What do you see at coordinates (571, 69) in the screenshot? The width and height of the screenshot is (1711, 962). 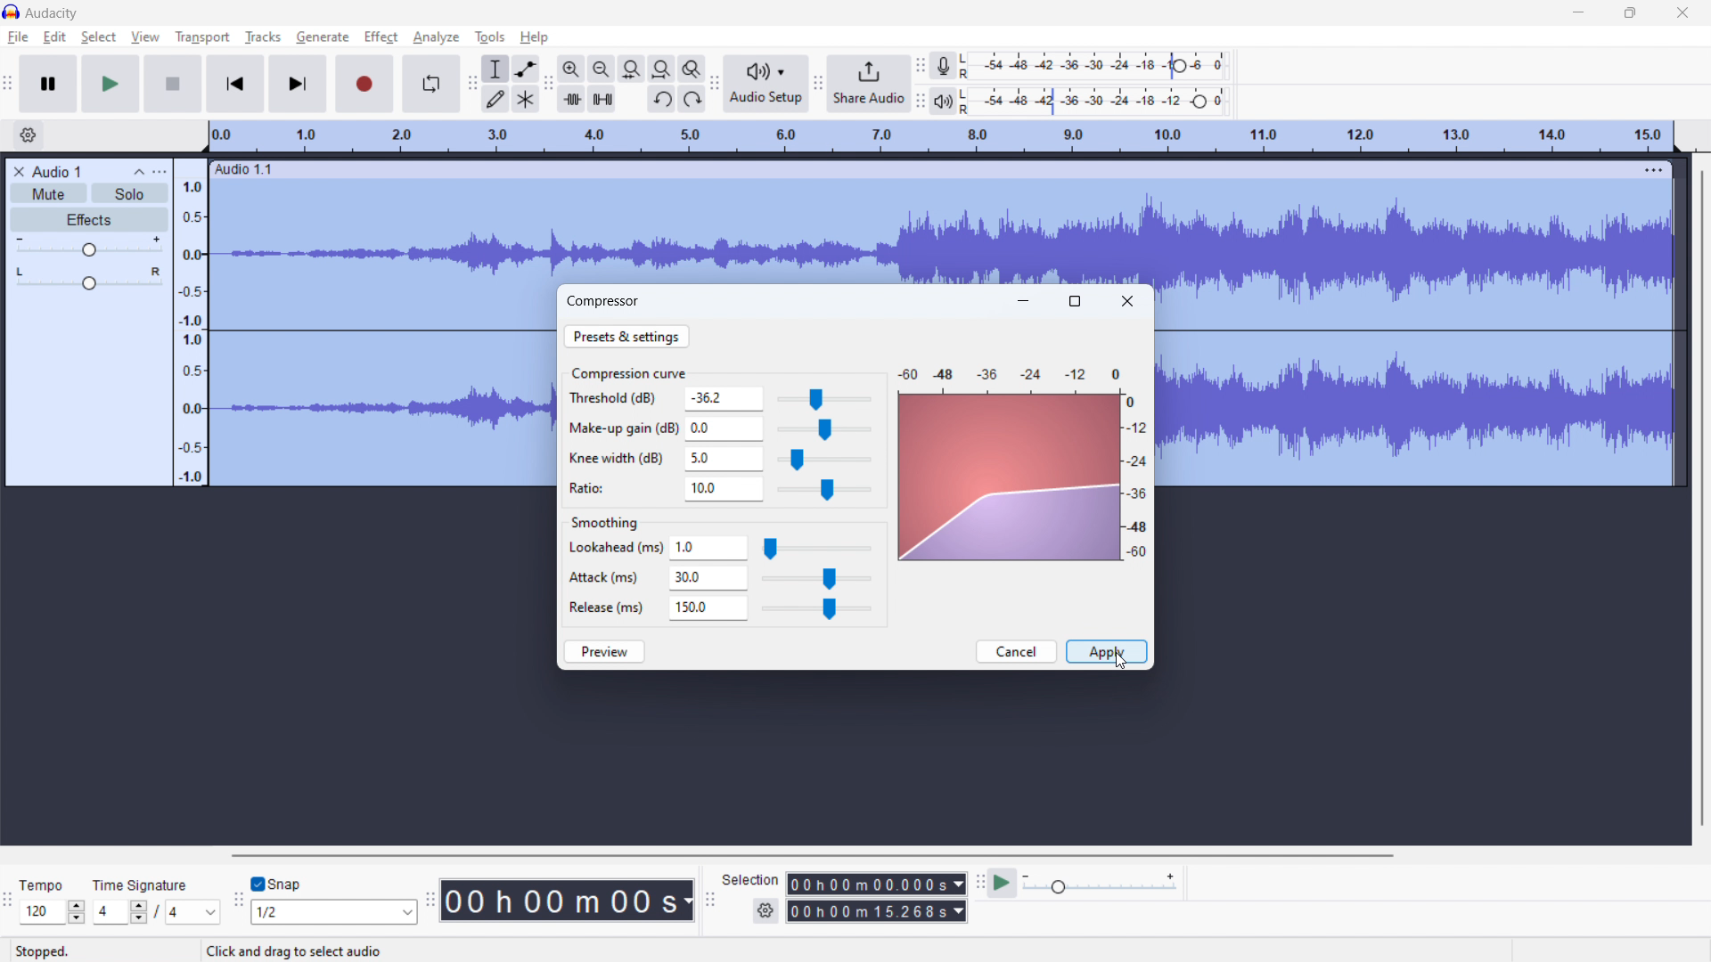 I see `zoom in` at bounding box center [571, 69].